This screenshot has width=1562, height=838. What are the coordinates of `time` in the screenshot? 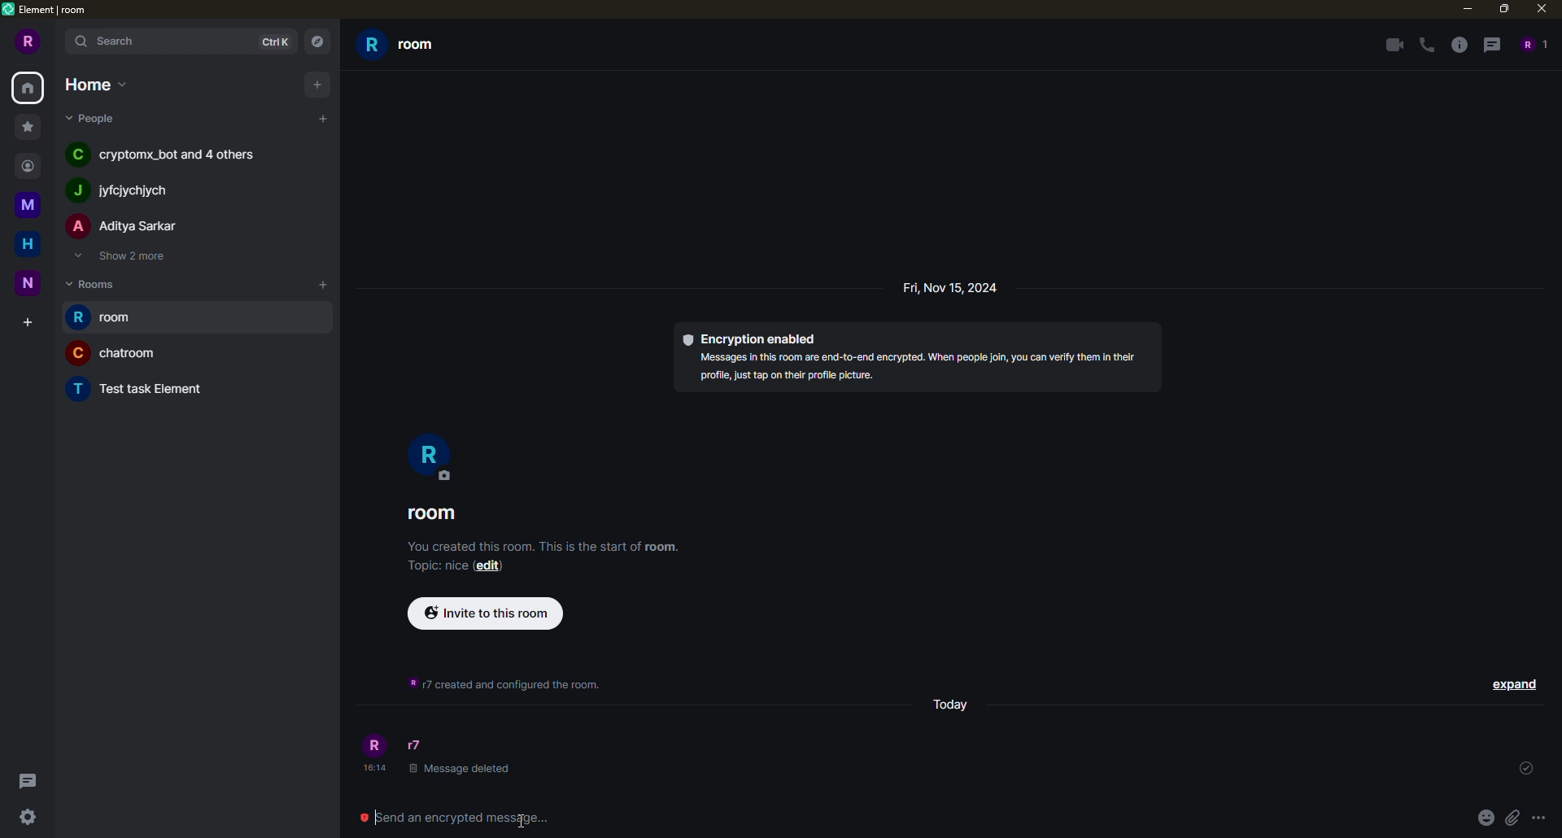 It's located at (373, 767).